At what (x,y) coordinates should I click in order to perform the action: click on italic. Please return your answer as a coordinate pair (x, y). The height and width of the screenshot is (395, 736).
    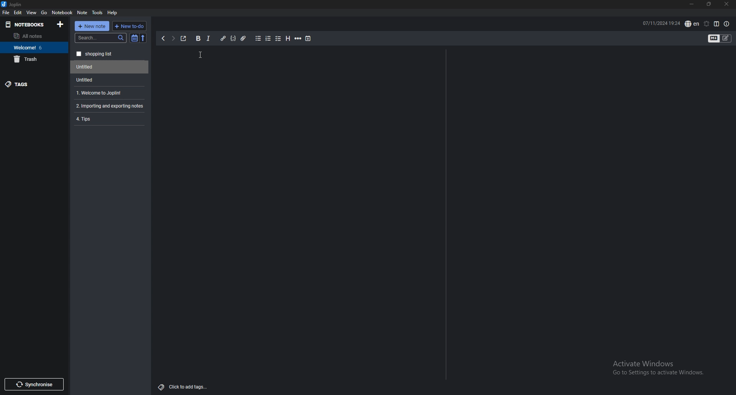
    Looking at the image, I should click on (208, 39).